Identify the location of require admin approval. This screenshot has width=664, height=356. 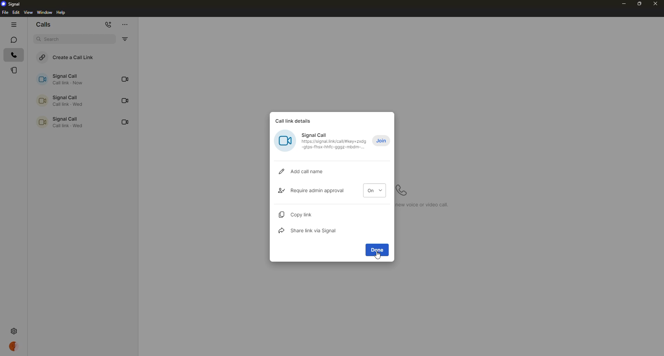
(311, 190).